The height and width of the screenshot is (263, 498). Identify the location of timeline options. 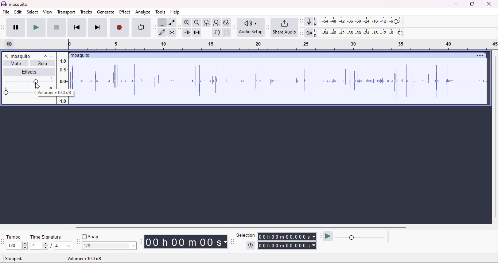
(13, 45).